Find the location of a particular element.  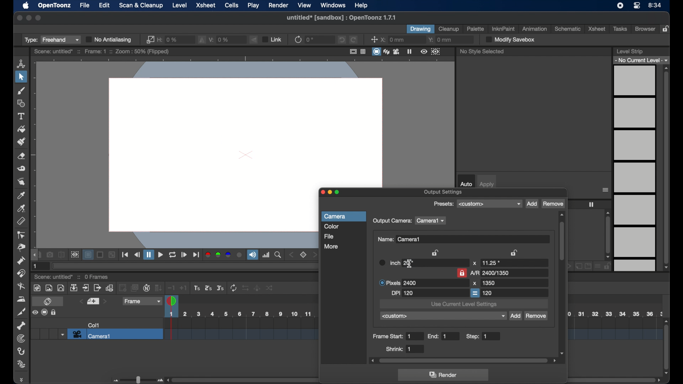

v is located at coordinates (220, 39).